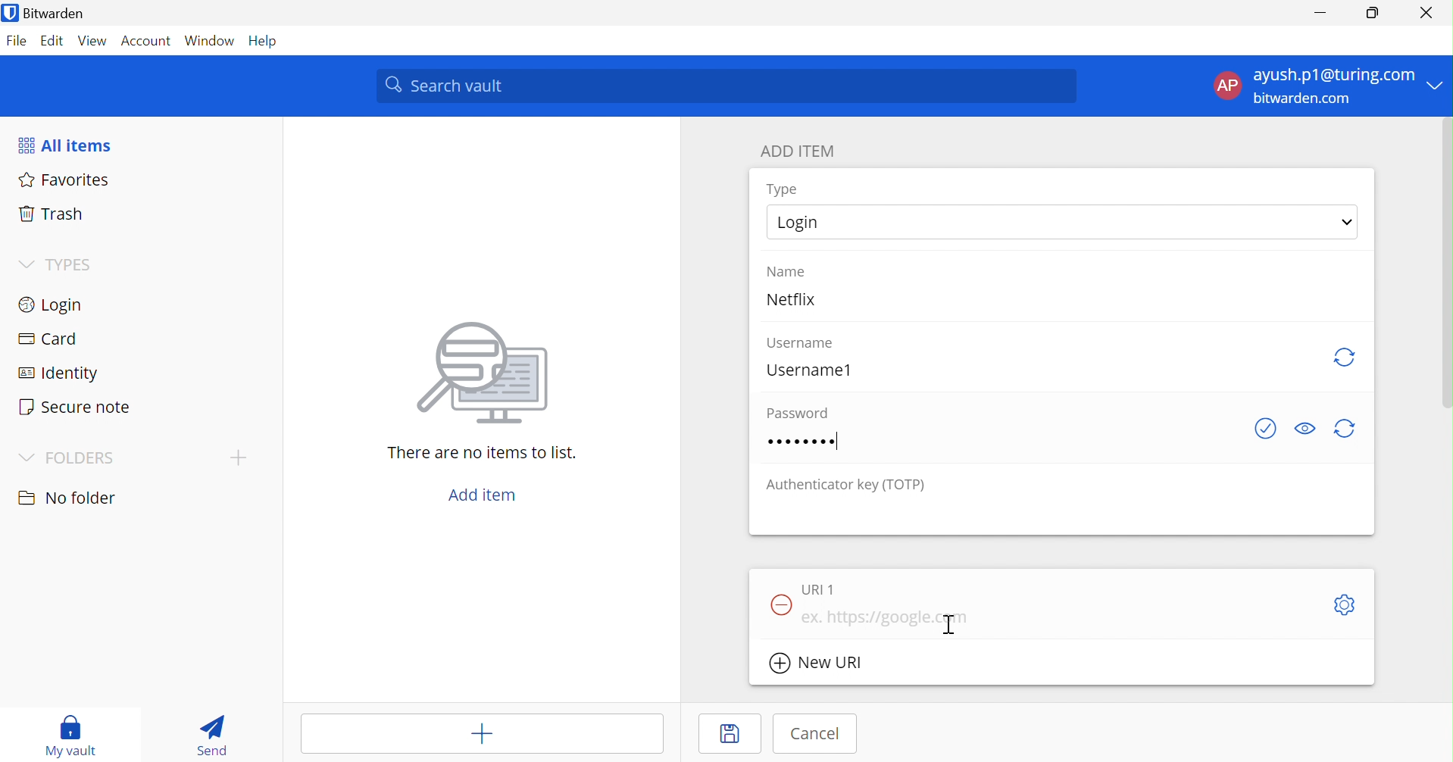 The image size is (1453, 762). What do you see at coordinates (796, 151) in the screenshot?
I see `ADD ITEM` at bounding box center [796, 151].